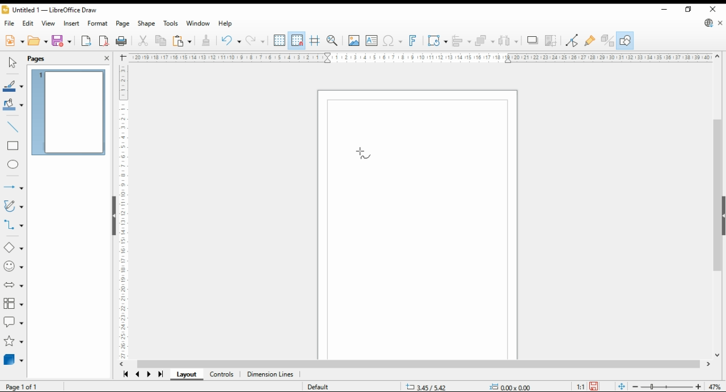 This screenshot has width=726, height=392. Describe the element at coordinates (12, 187) in the screenshot. I see `lines and arrows` at that location.